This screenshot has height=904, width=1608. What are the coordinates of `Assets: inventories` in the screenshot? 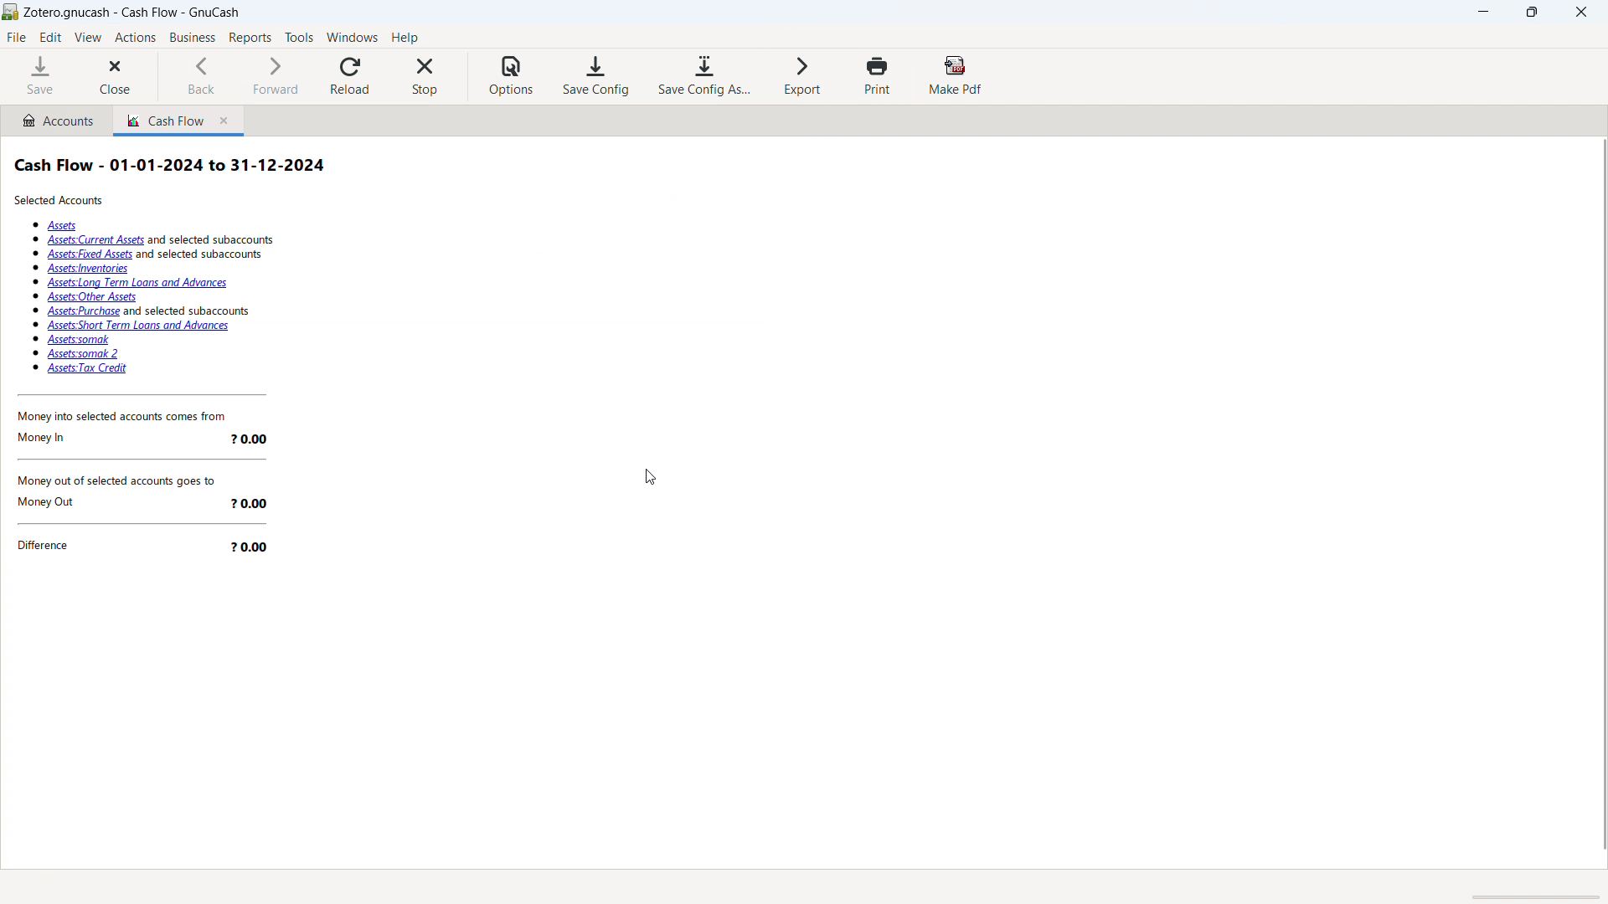 It's located at (87, 270).